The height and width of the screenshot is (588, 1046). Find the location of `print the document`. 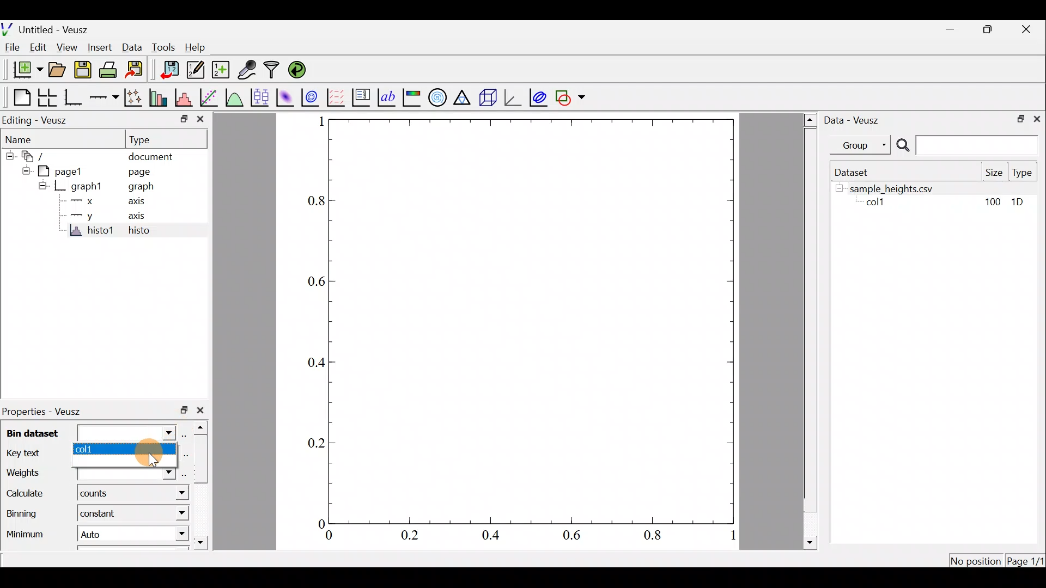

print the document is located at coordinates (110, 71).